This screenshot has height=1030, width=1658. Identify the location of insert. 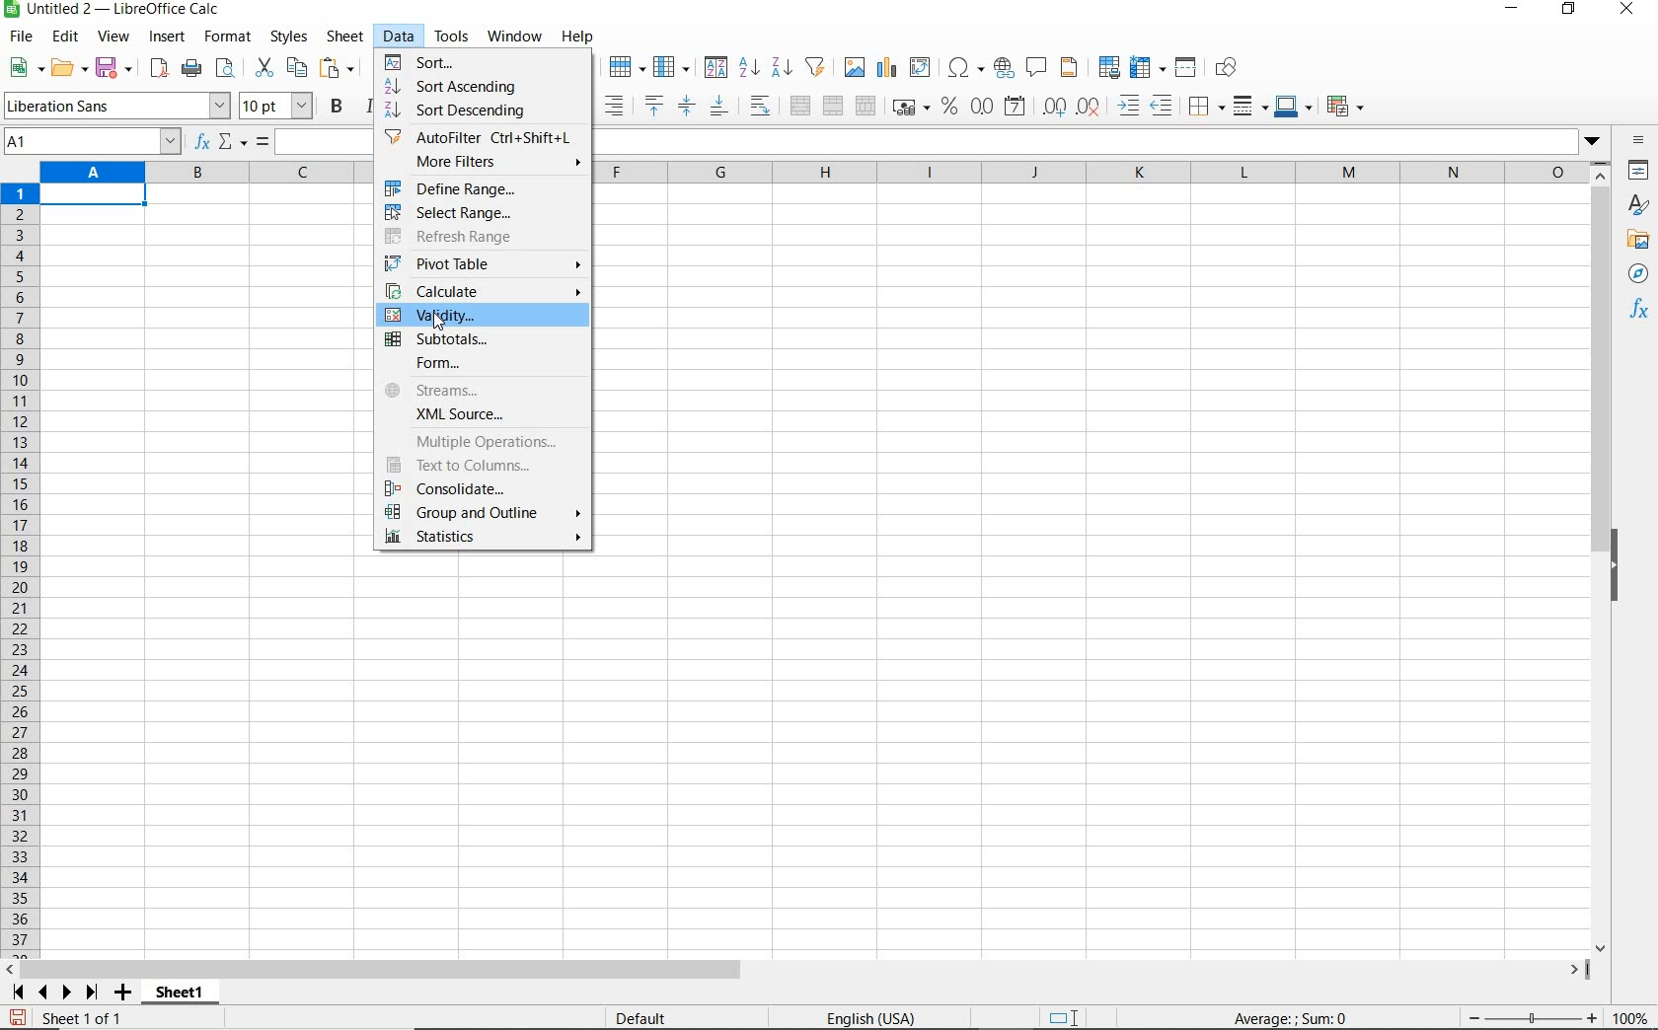
(166, 37).